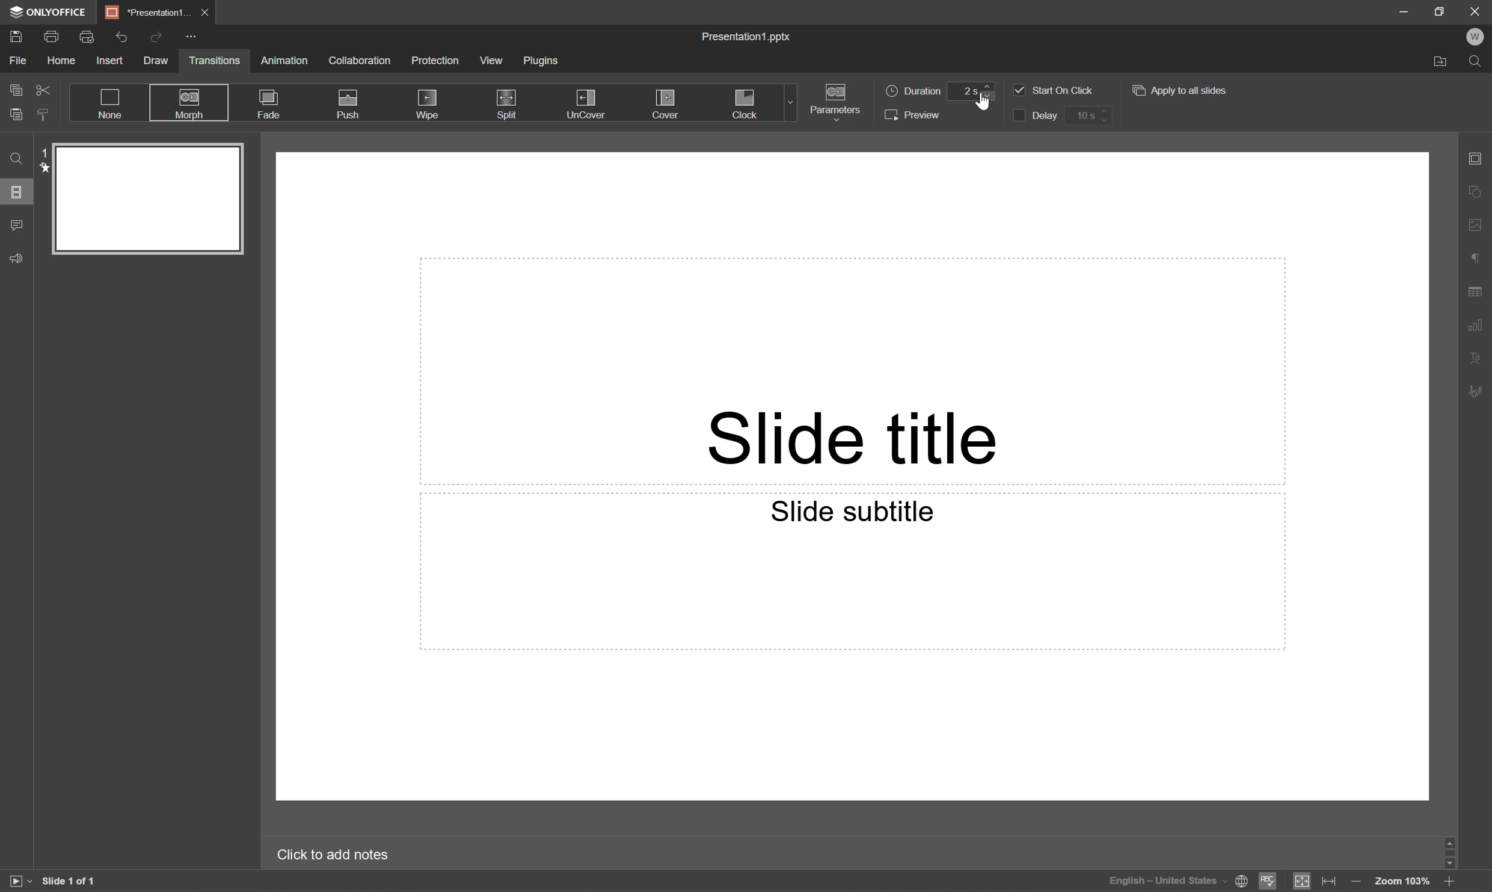  I want to click on Close, so click(1475, 11).